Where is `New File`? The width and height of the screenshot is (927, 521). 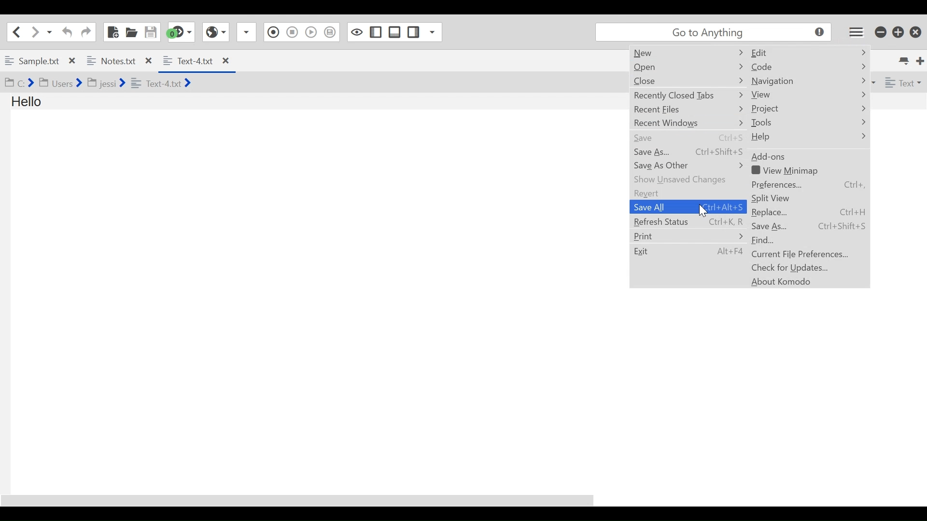 New File is located at coordinates (113, 32).